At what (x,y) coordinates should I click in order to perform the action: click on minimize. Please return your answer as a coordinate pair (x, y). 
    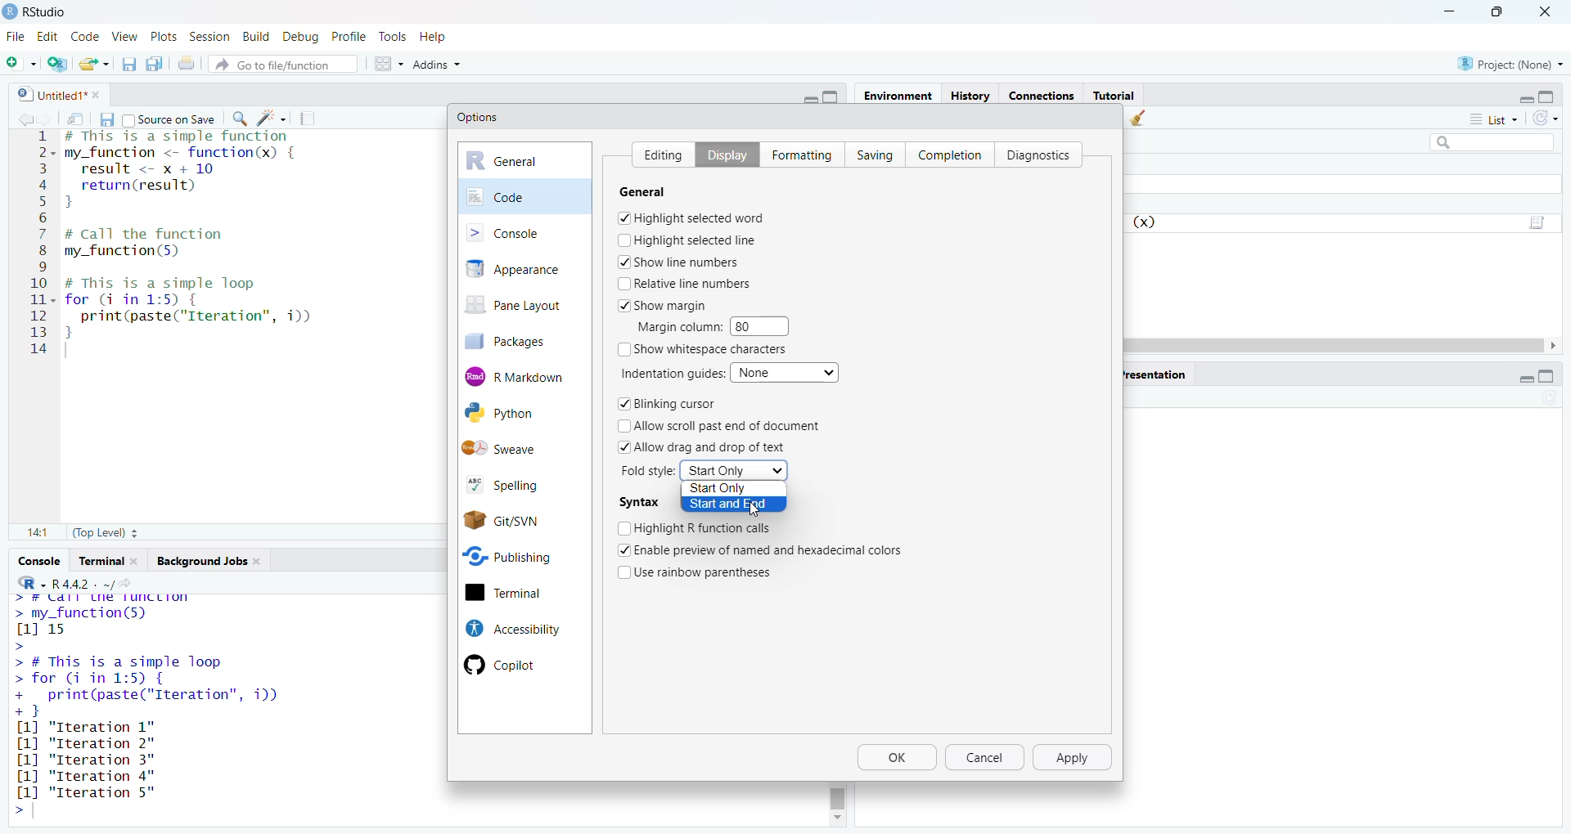
    Looking at the image, I should click on (1448, 10).